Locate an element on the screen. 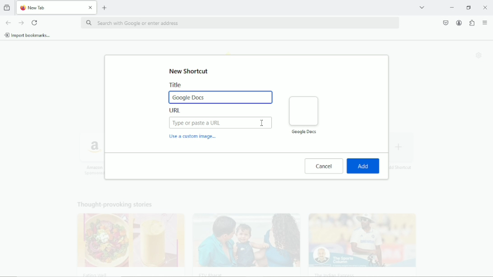 The image size is (493, 277). reload current page is located at coordinates (35, 23).